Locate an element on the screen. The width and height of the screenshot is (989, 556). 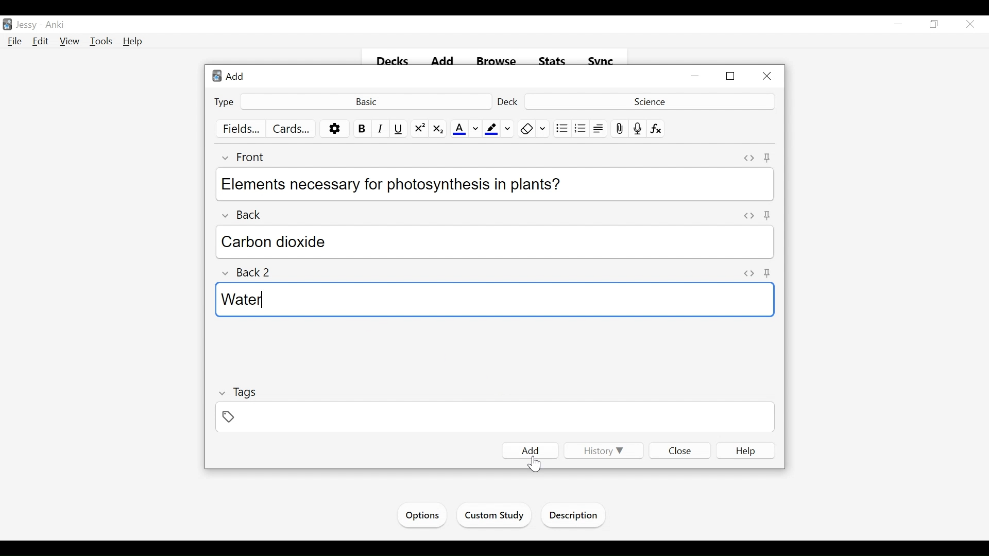
User Name is located at coordinates (28, 25).